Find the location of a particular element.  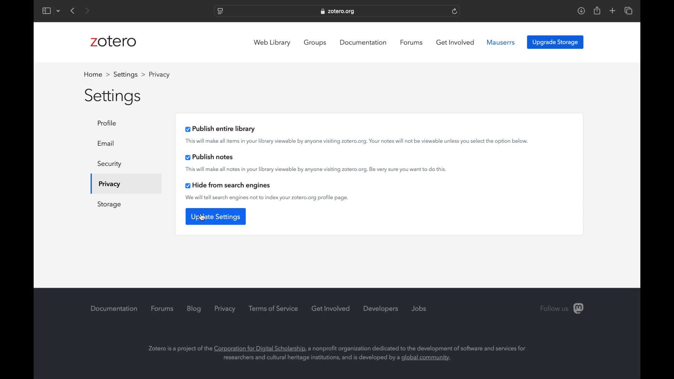

publish entire library is located at coordinates (221, 129).